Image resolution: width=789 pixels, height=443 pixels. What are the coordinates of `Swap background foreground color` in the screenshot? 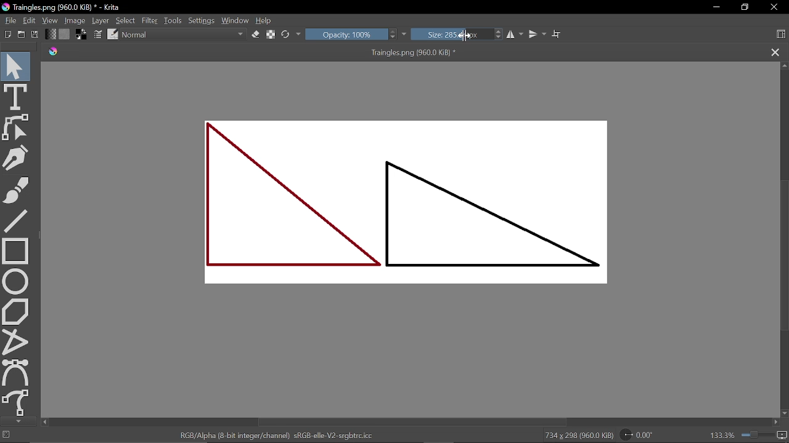 It's located at (80, 36).